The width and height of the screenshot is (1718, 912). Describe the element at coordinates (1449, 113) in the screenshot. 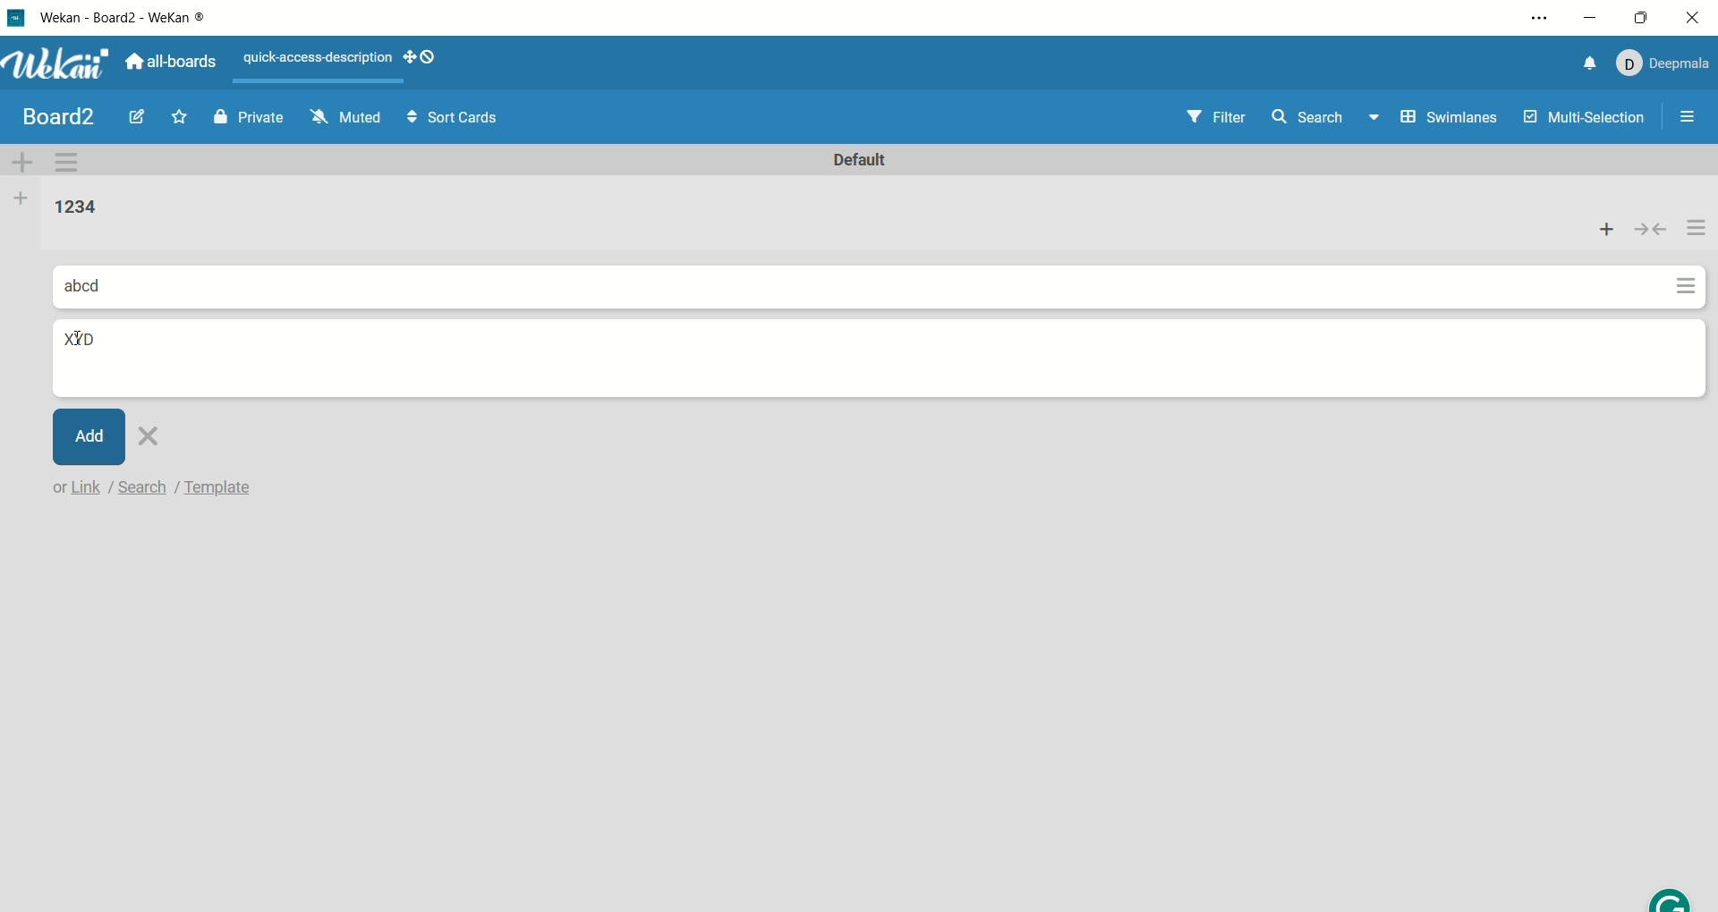

I see `swimlanes` at that location.